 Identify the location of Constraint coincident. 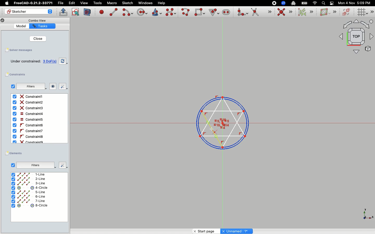
(285, 12).